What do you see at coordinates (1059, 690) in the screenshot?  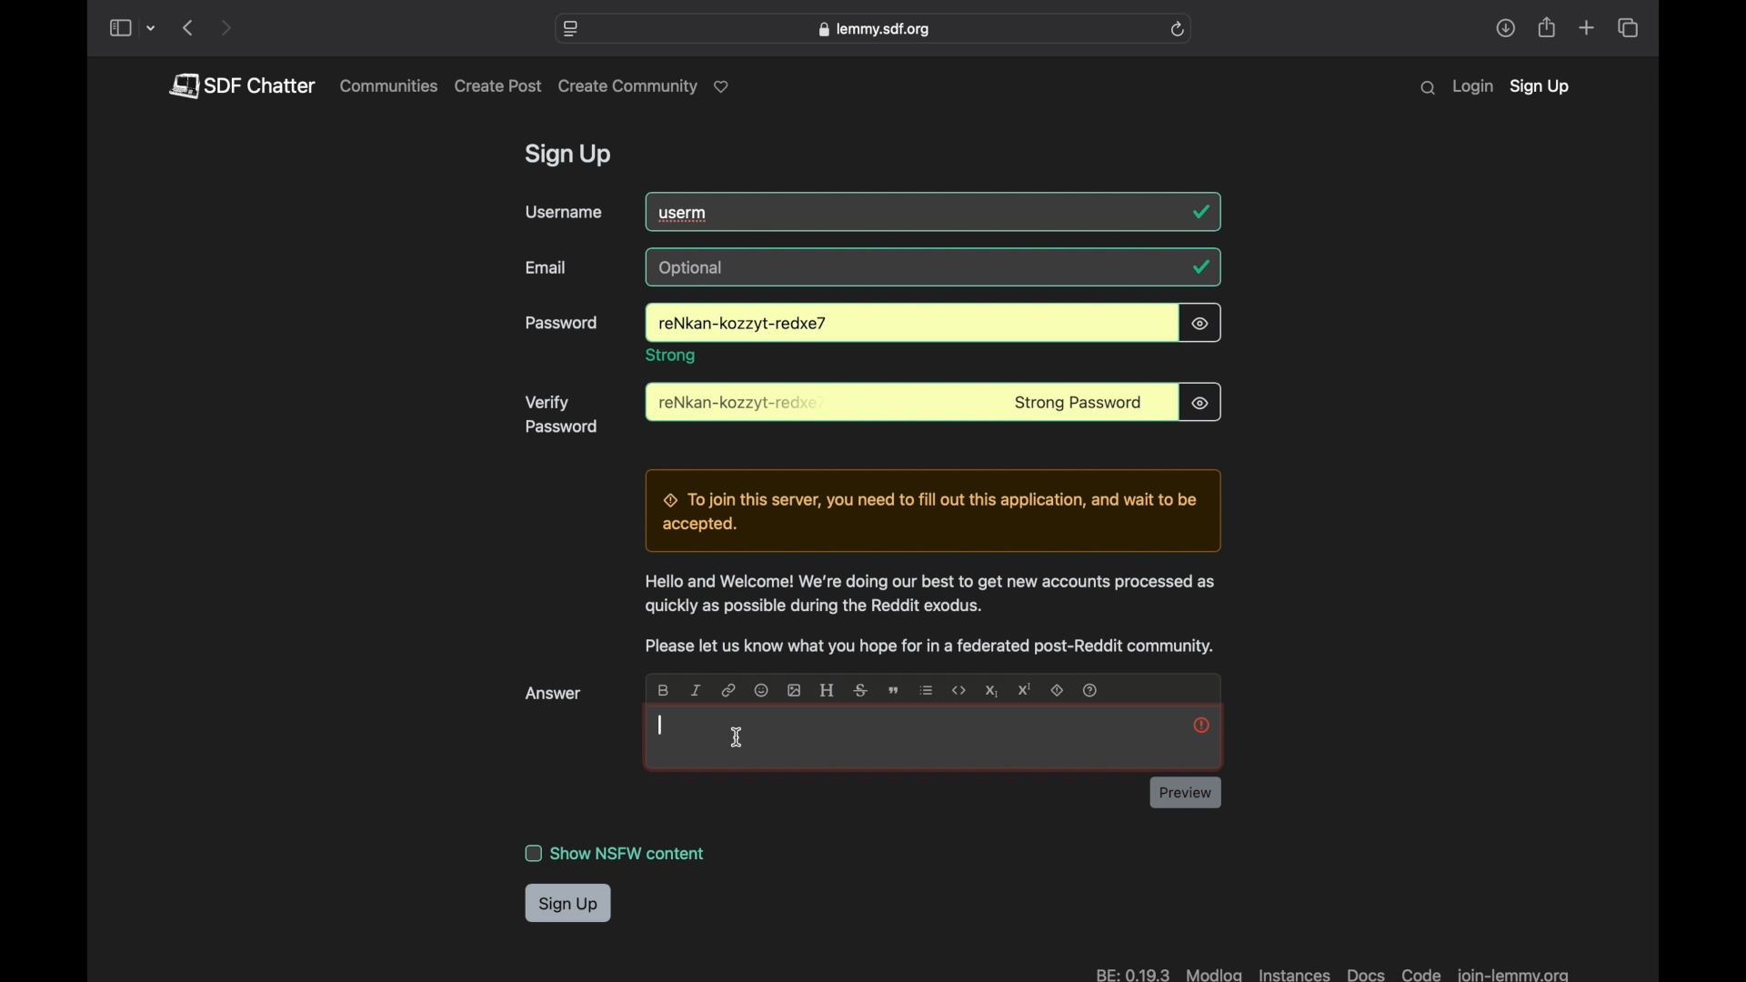 I see `spoiler` at bounding box center [1059, 690].